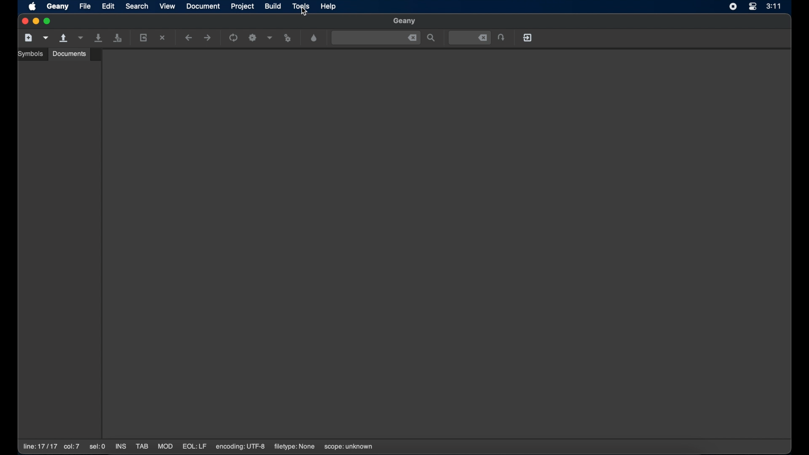 The image size is (809, 455). Describe the element at coordinates (329, 6) in the screenshot. I see `help` at that location.